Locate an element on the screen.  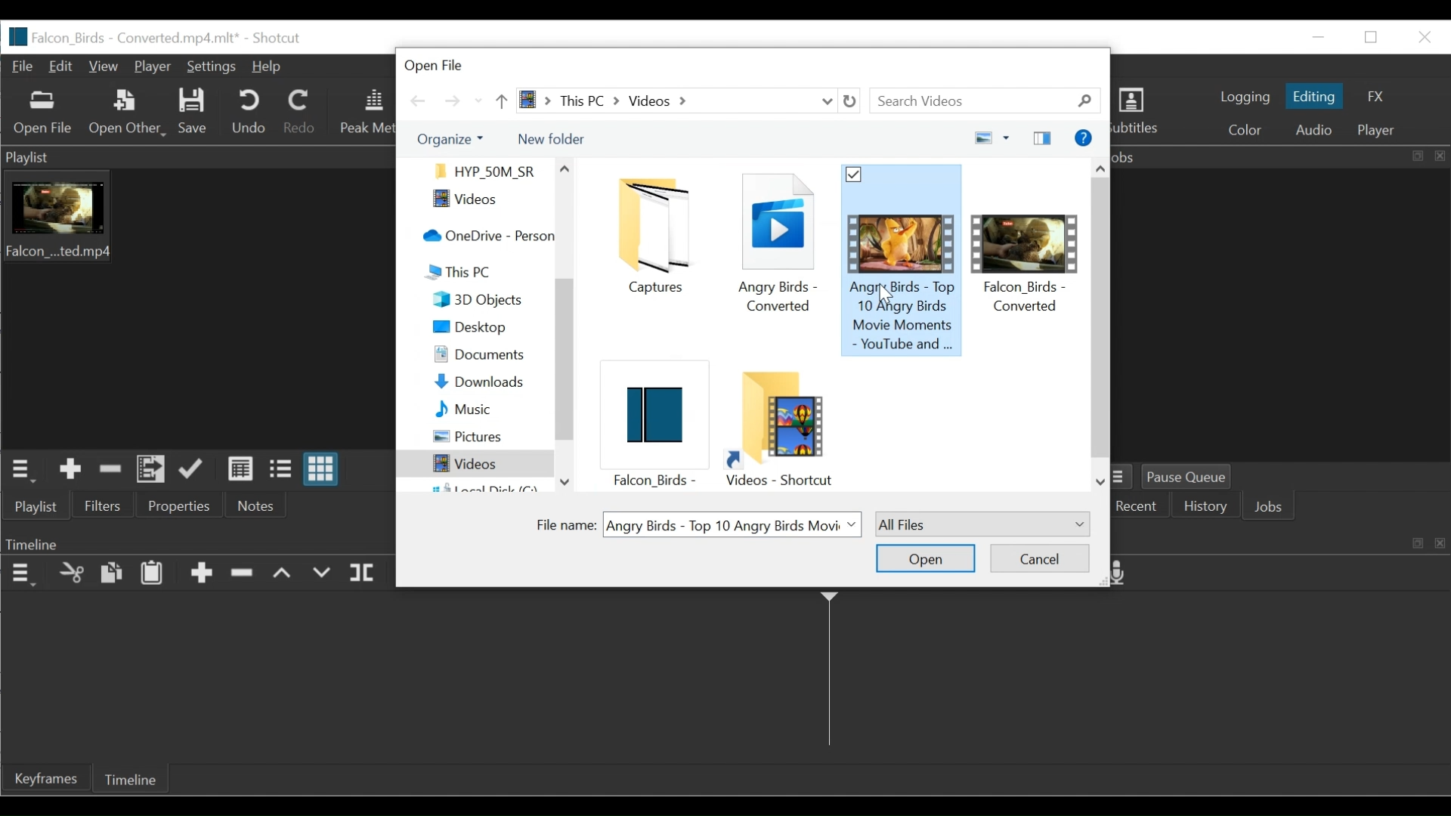
Close is located at coordinates (1422, 36).